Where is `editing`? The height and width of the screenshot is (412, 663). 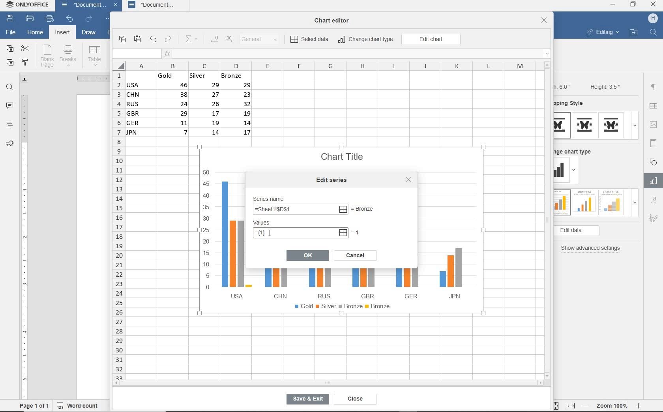
editing is located at coordinates (602, 33).